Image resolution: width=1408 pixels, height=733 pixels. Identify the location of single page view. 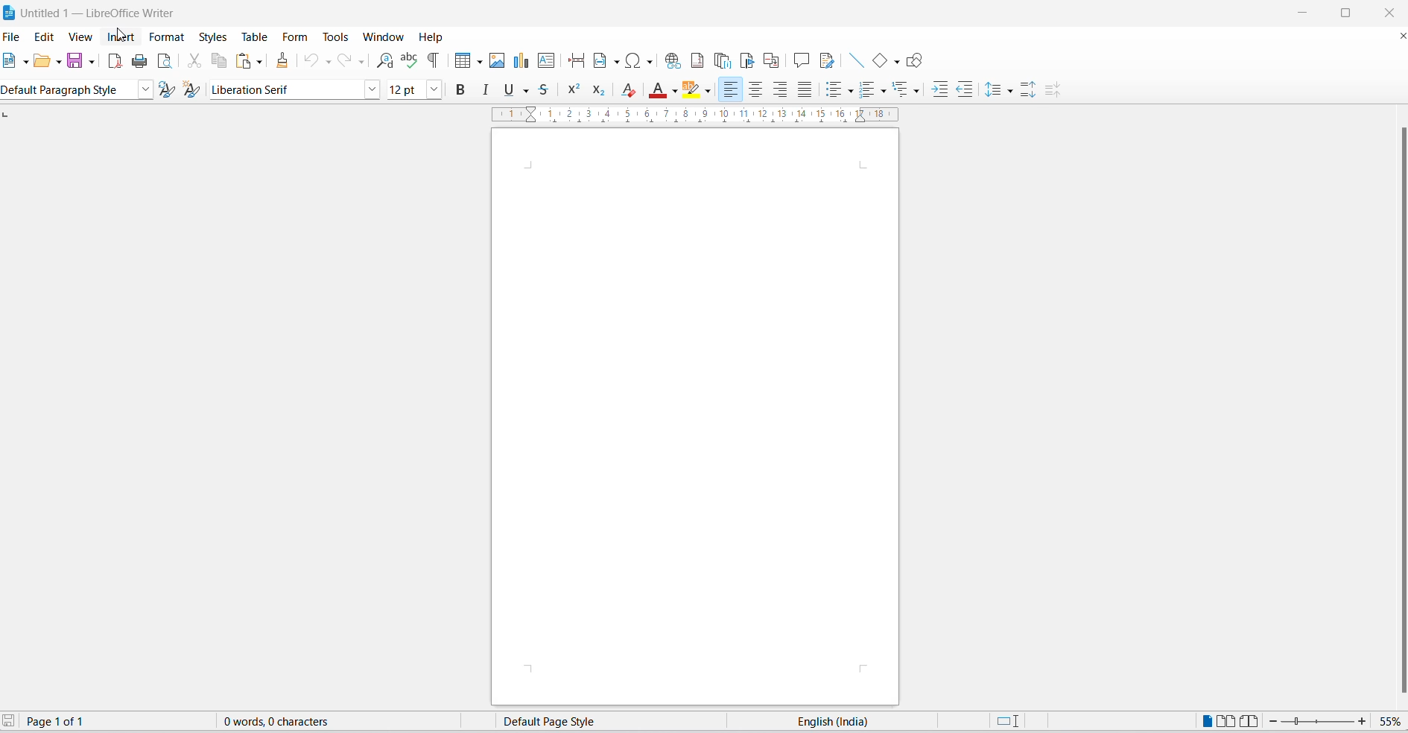
(1203, 721).